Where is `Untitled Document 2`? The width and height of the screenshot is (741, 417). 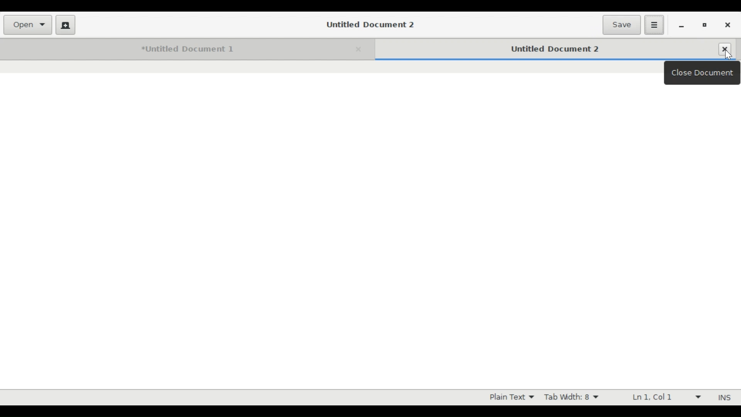 Untitled Document 2 is located at coordinates (374, 25).